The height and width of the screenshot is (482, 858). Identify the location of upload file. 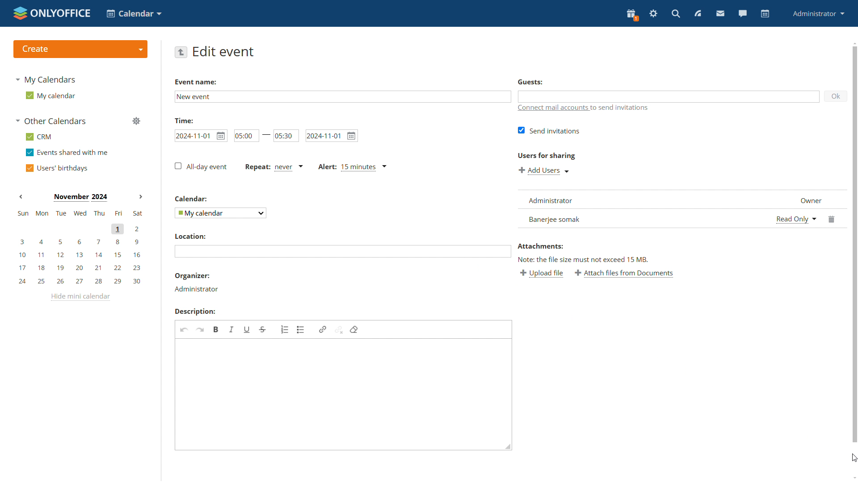
(541, 273).